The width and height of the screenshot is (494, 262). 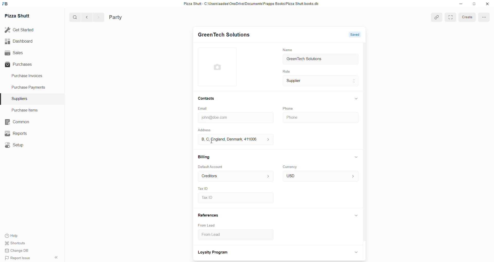 What do you see at coordinates (436, 17) in the screenshot?
I see `link` at bounding box center [436, 17].